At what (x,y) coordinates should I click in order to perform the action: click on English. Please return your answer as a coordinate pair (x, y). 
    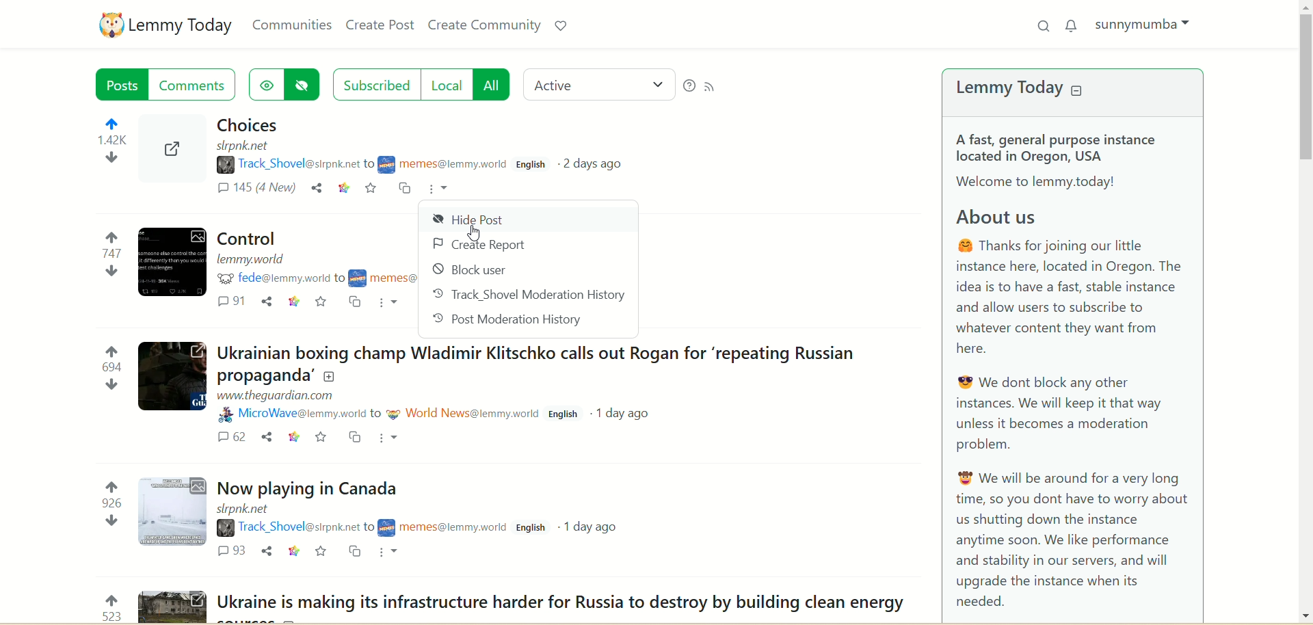
    Looking at the image, I should click on (566, 414).